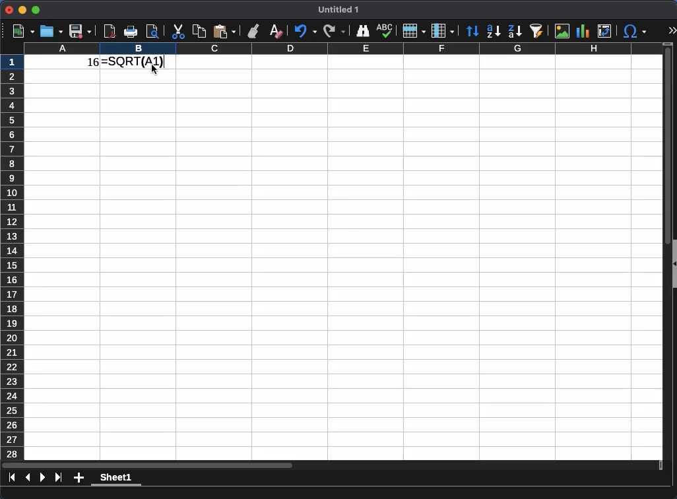 This screenshot has height=499, width=677. I want to click on last sheet, so click(58, 477).